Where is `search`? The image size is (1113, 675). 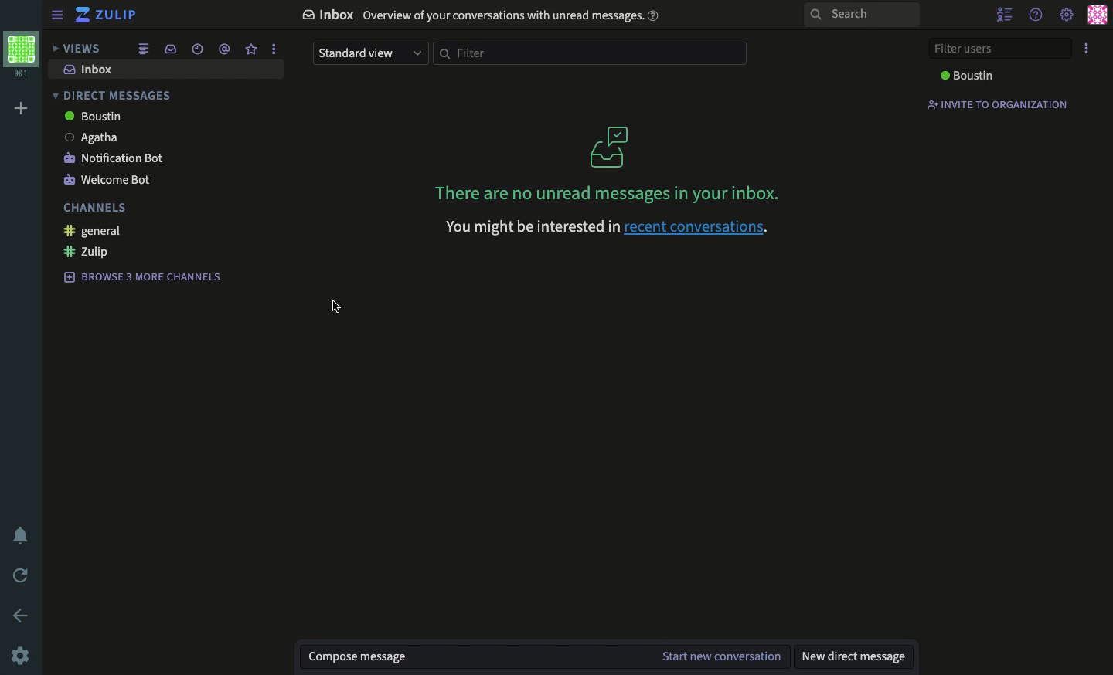
search is located at coordinates (862, 15).